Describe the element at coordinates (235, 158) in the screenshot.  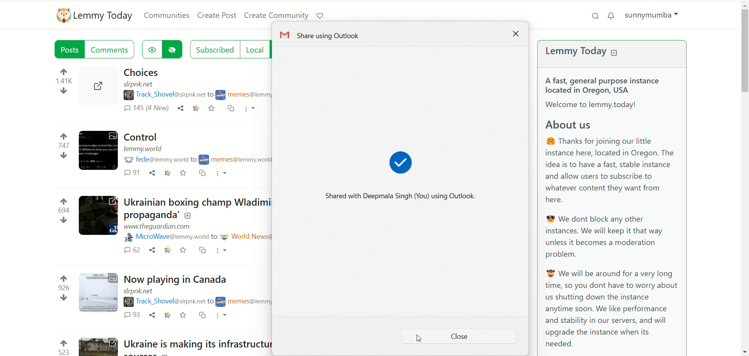
I see `community` at that location.